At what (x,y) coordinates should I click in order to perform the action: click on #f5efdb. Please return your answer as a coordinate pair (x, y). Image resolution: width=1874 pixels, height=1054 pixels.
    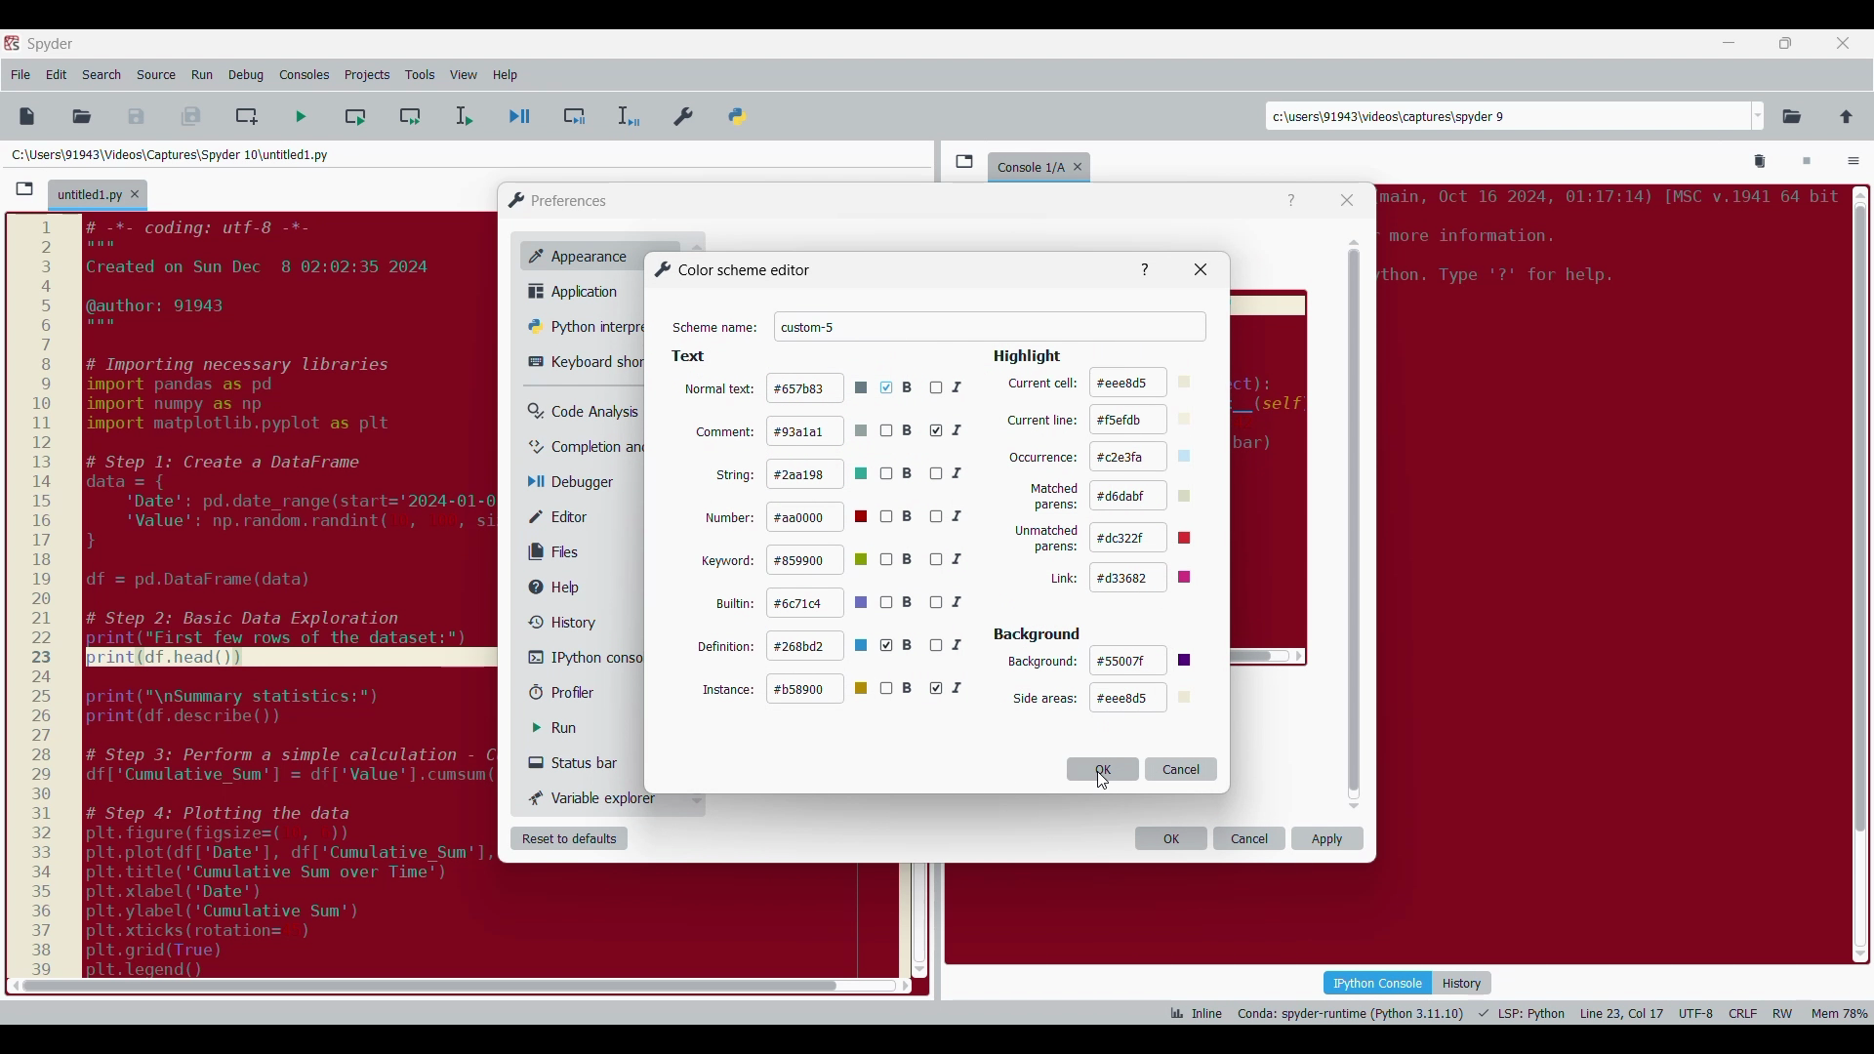
    Looking at the image, I should click on (1144, 420).